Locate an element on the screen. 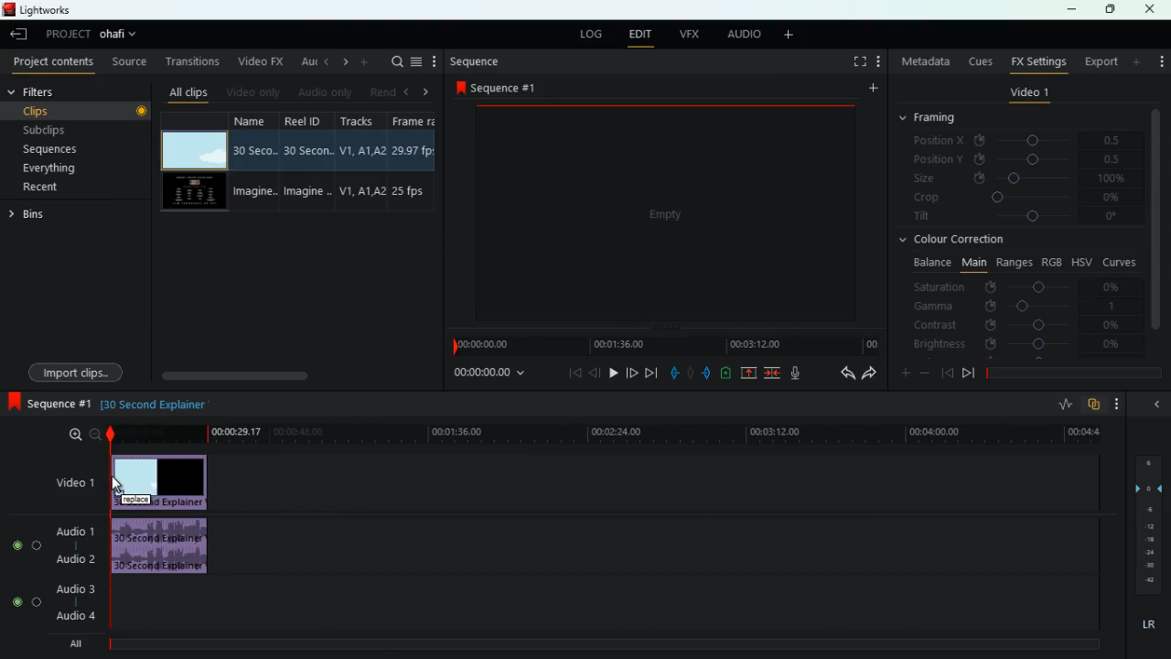  forward is located at coordinates (650, 373).